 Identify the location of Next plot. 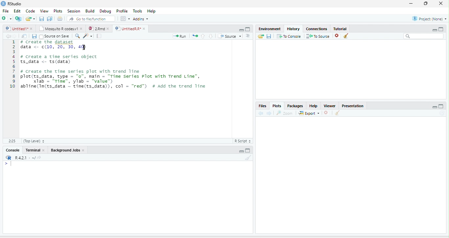
(269, 113).